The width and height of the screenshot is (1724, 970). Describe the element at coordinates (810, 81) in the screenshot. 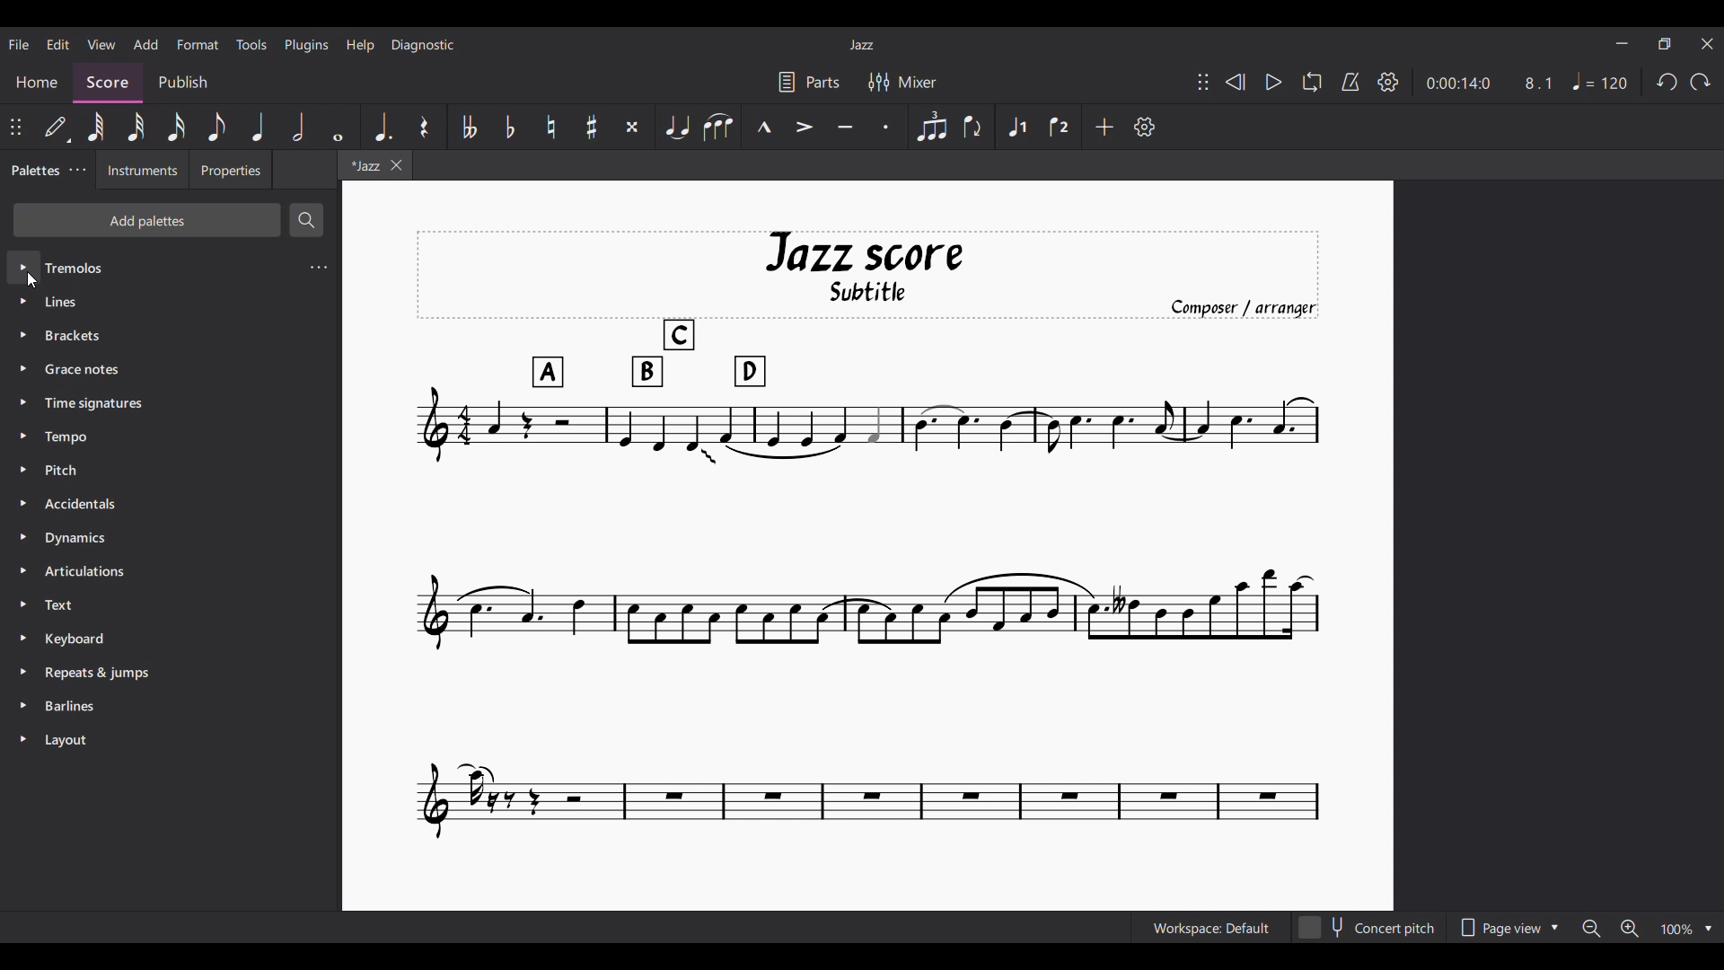

I see `Parts` at that location.